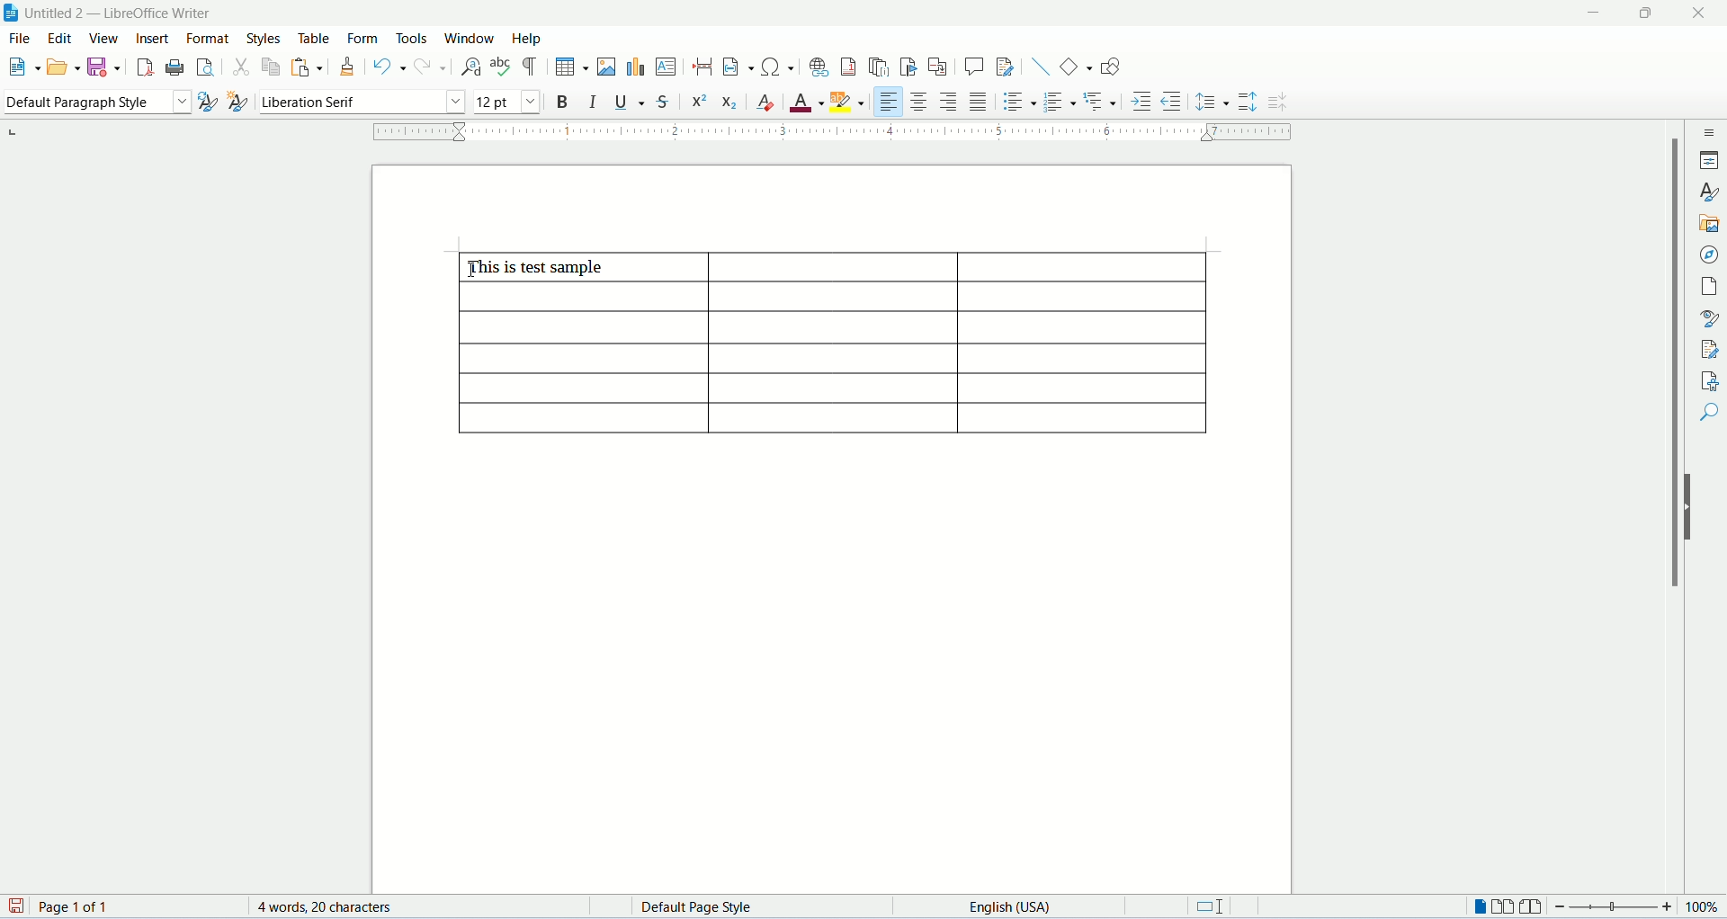  I want to click on zoom percemt, so click(1705, 906).